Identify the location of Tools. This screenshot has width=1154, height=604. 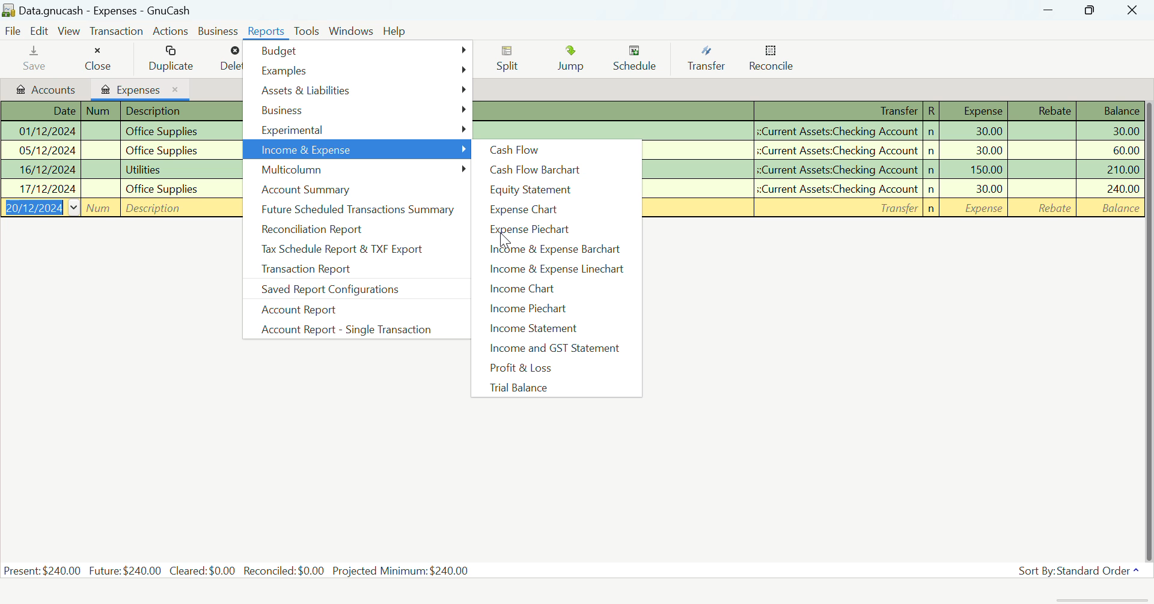
(308, 31).